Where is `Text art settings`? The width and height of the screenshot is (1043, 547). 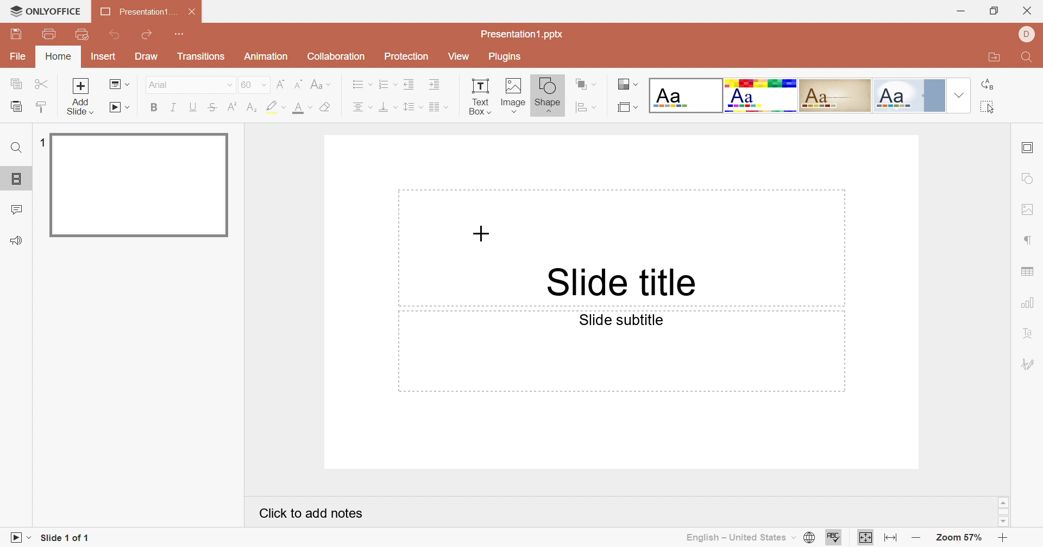 Text art settings is located at coordinates (1028, 333).